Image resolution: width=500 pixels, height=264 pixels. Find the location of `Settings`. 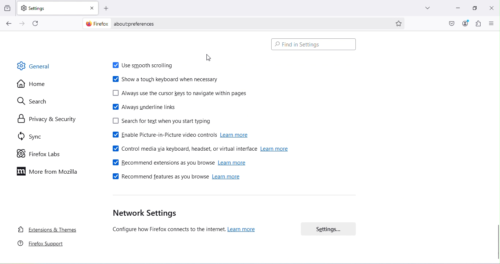

Settings is located at coordinates (332, 228).